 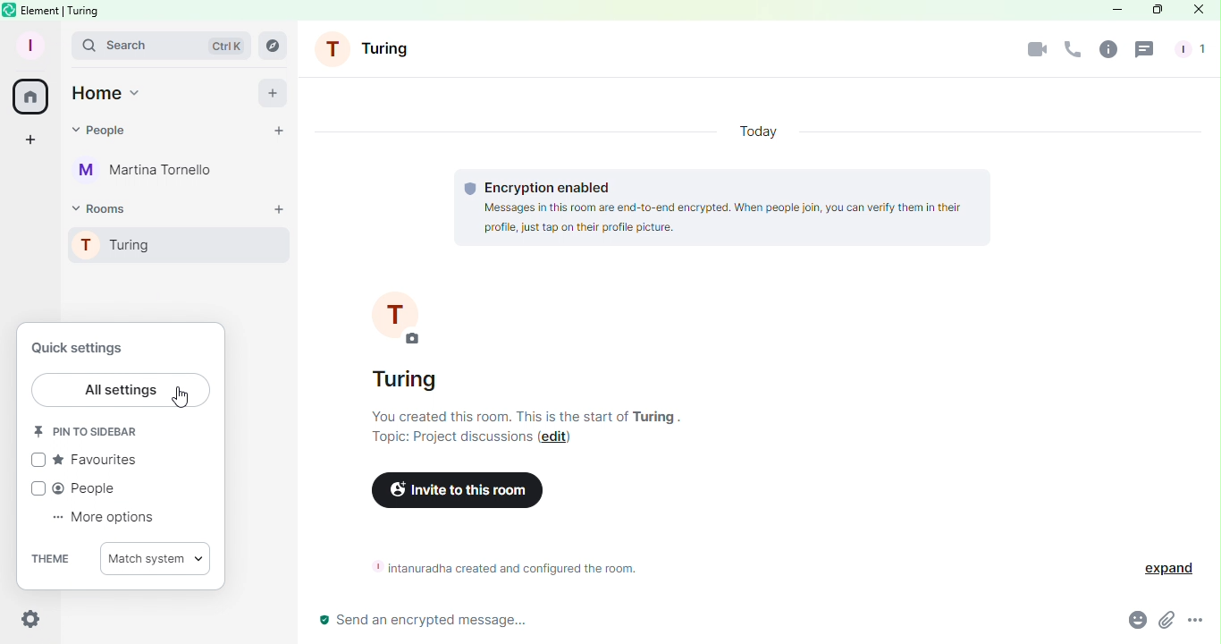 I want to click on More Options, so click(x=1202, y=623).